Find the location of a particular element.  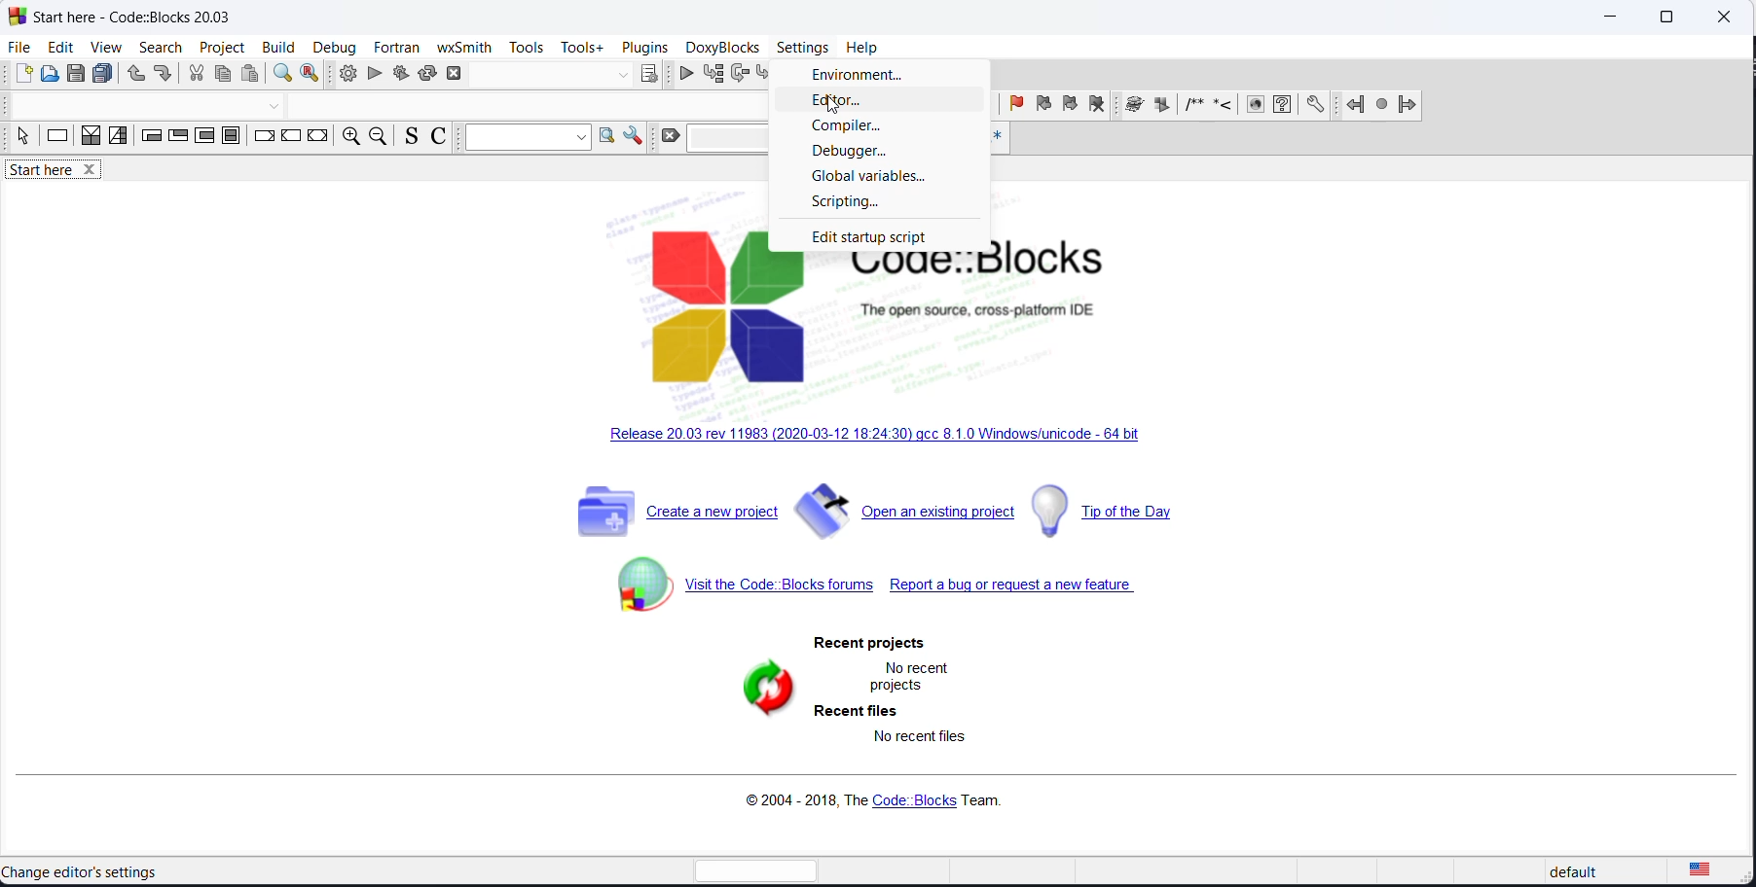

redo is located at coordinates (165, 76).